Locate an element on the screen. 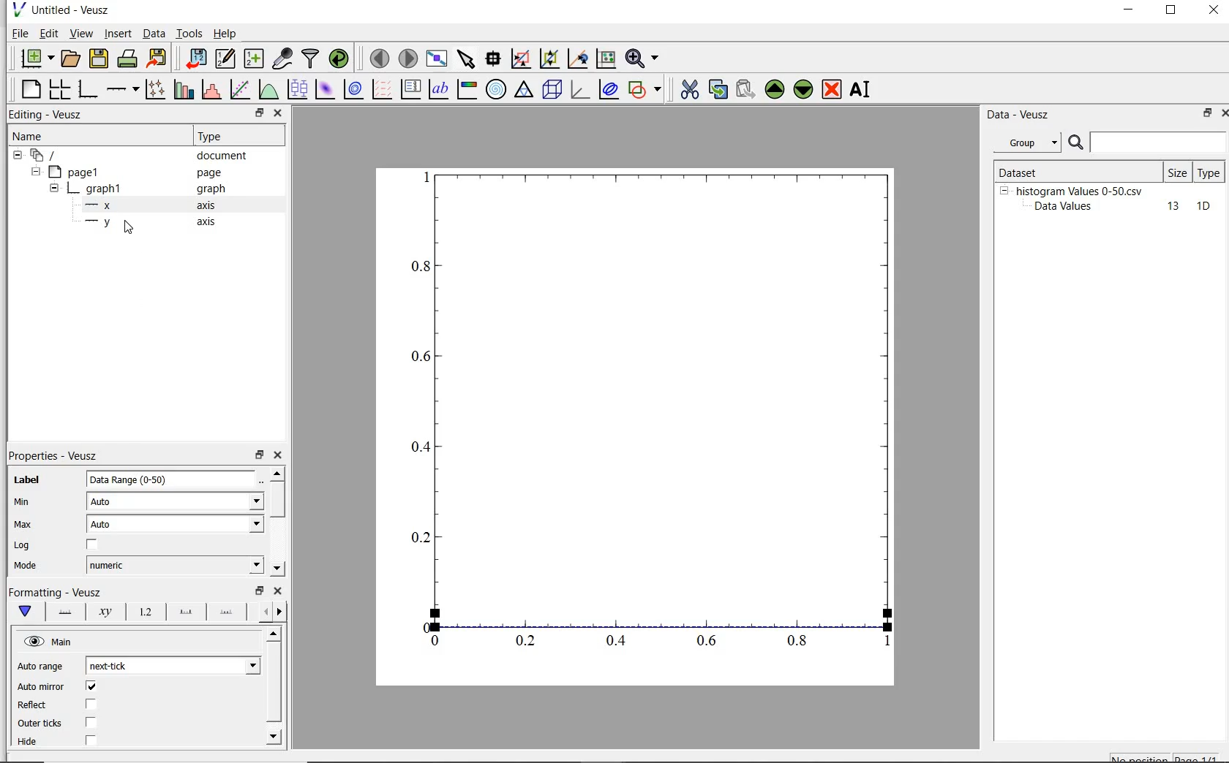 The image size is (1229, 763). paste the selected widget is located at coordinates (745, 91).